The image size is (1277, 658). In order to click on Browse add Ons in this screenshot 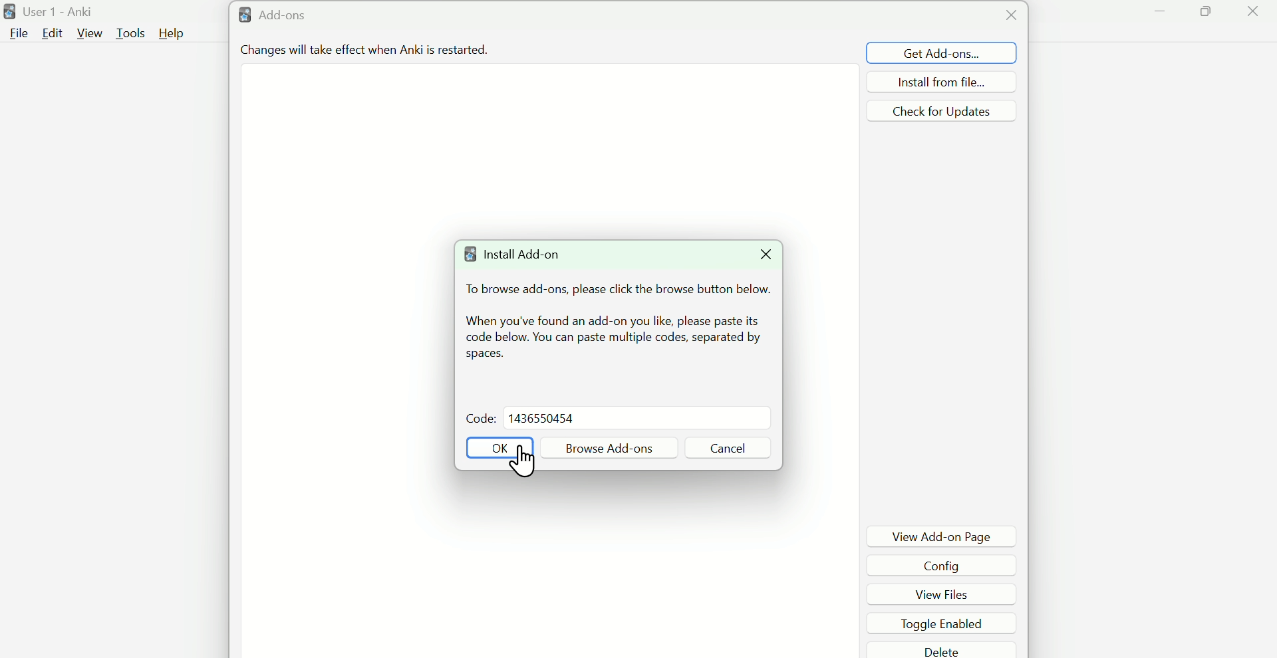, I will do `click(610, 447)`.